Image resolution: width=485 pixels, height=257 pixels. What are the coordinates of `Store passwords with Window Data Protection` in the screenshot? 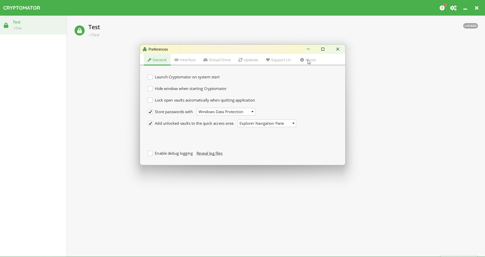 It's located at (205, 112).